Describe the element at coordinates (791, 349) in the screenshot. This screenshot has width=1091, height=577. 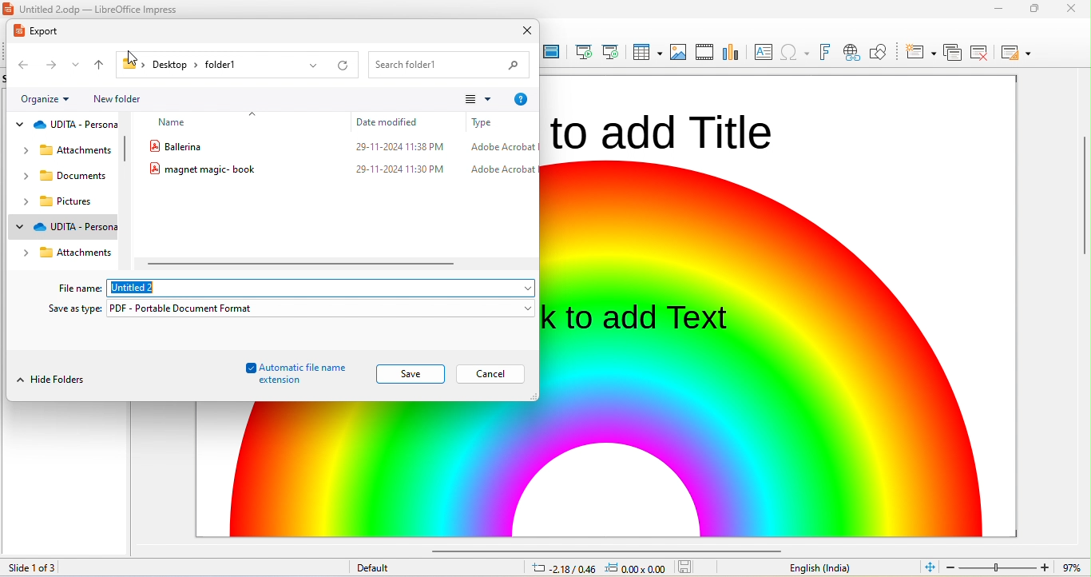
I see `rainbow theme` at that location.